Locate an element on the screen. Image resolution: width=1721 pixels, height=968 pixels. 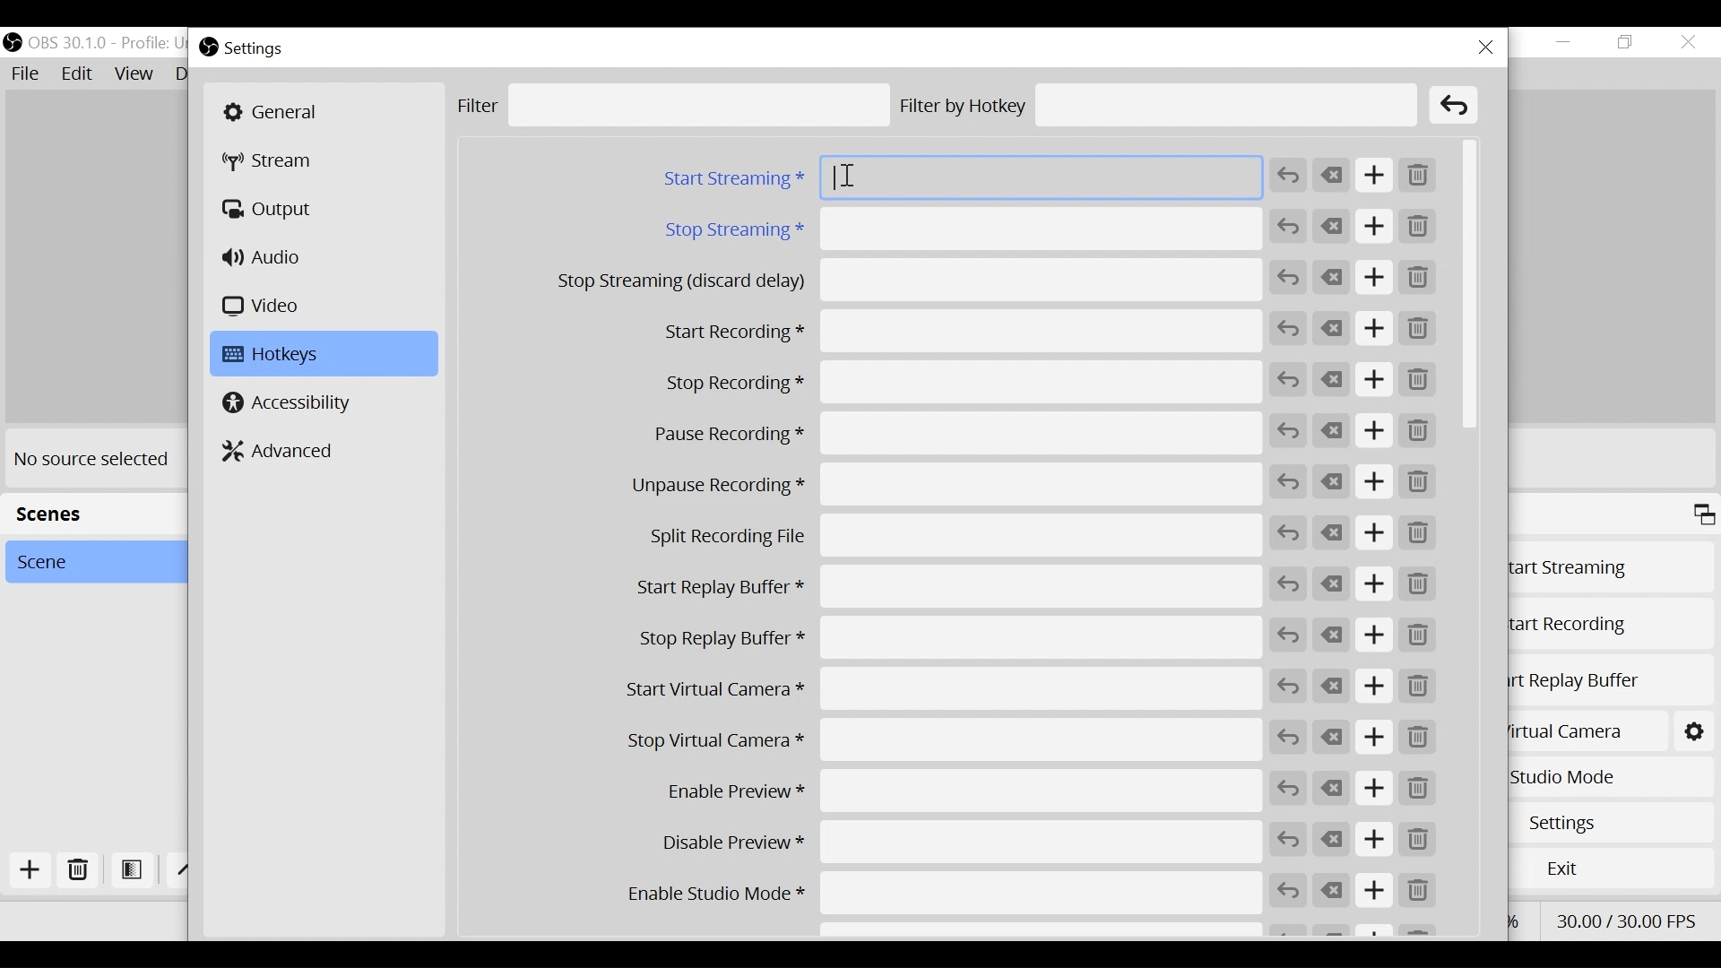
Remove is located at coordinates (1418, 480).